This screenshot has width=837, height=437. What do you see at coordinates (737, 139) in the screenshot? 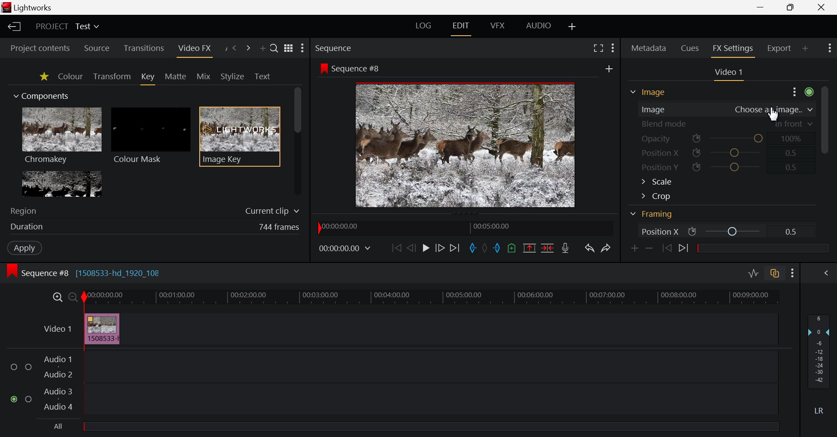
I see `Opacity ` at bounding box center [737, 139].